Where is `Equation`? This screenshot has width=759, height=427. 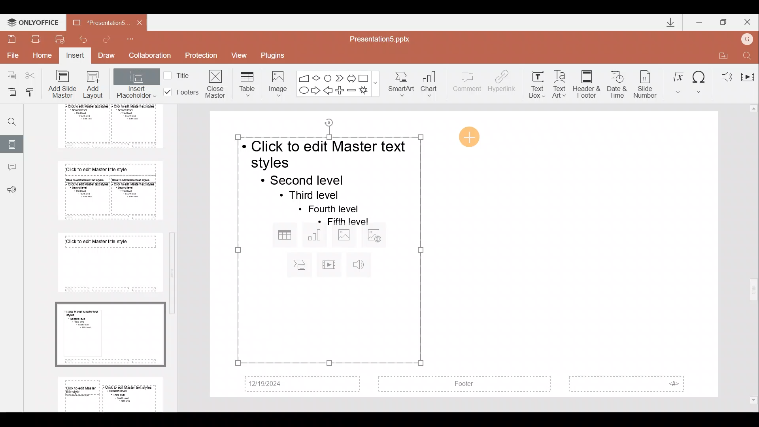 Equation is located at coordinates (678, 81).